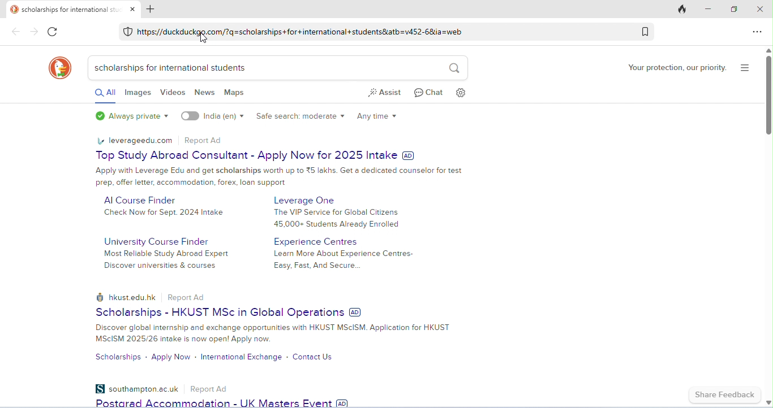  I want to click on vertical scroll bar, so click(768, 227).